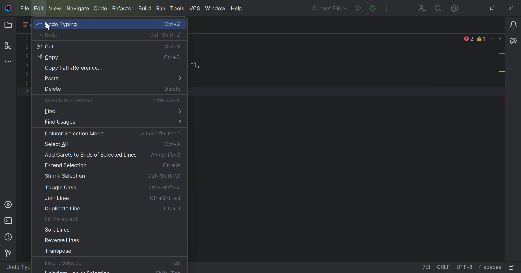  What do you see at coordinates (47, 58) in the screenshot?
I see `Copy` at bounding box center [47, 58].